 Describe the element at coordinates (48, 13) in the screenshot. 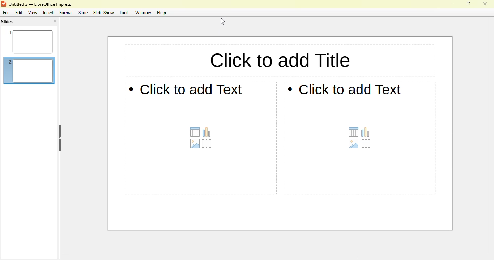

I see `insert` at that location.